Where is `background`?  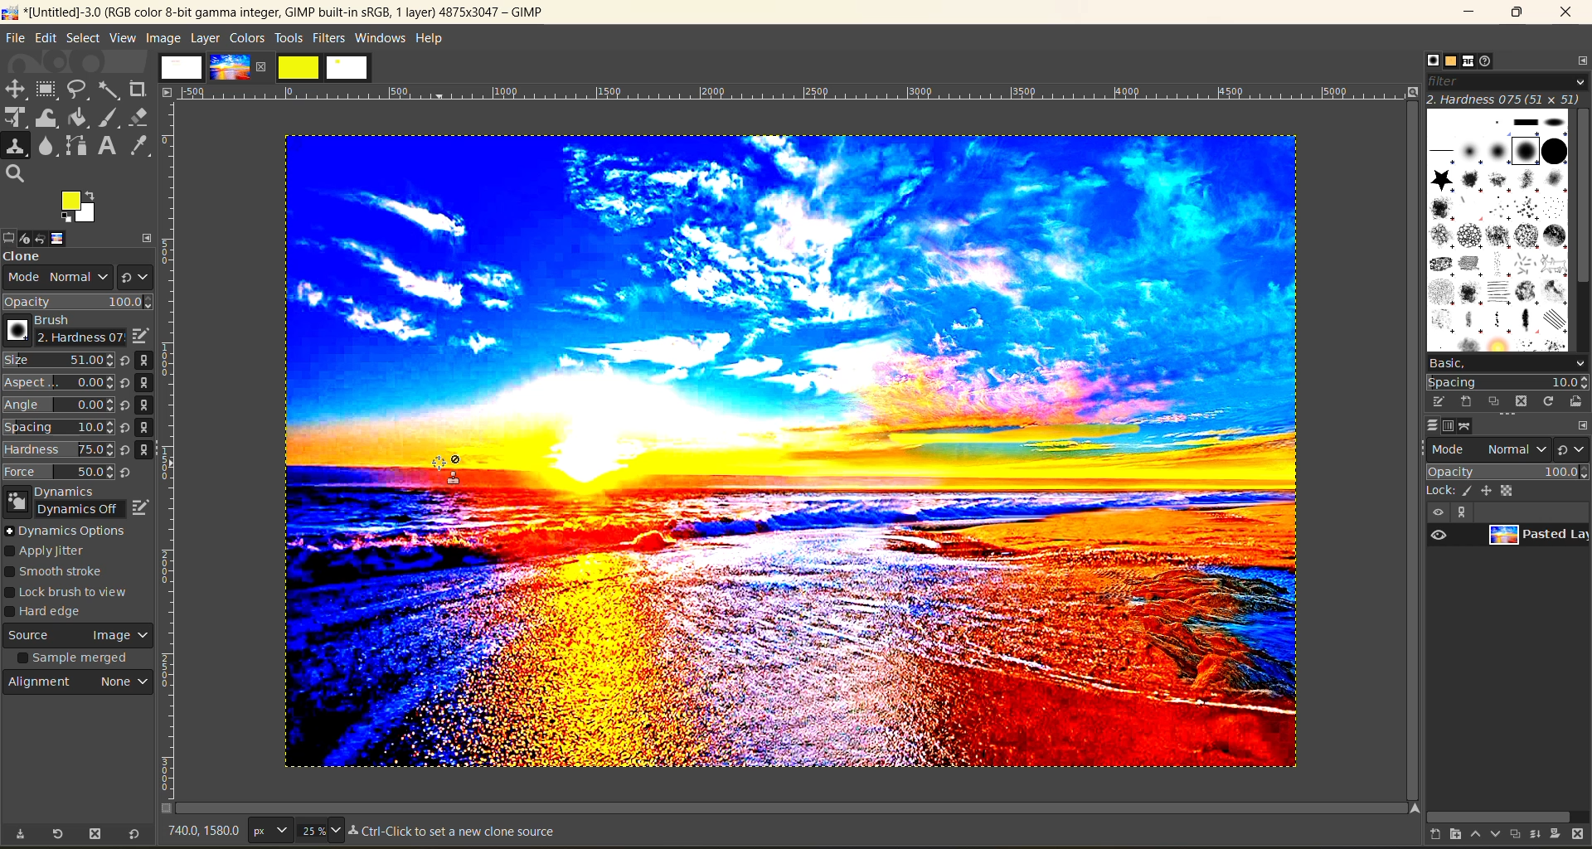 background is located at coordinates (1511, 490).